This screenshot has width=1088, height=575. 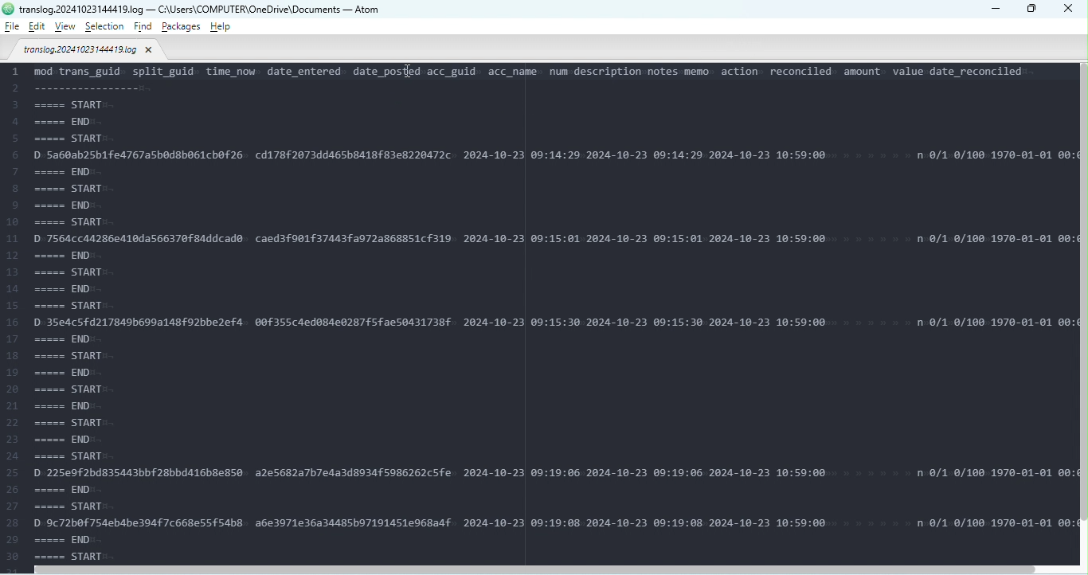 What do you see at coordinates (1082, 315) in the screenshot?
I see `Vertical scroll bar` at bounding box center [1082, 315].